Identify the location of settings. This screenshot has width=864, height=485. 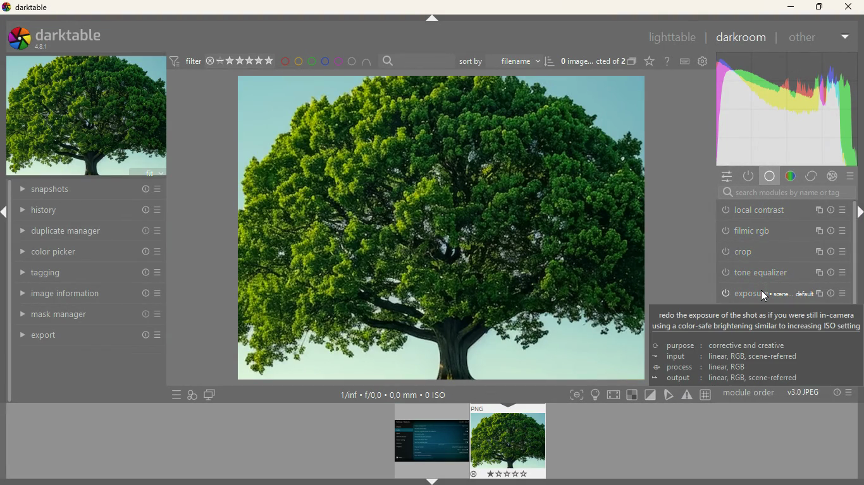
(702, 61).